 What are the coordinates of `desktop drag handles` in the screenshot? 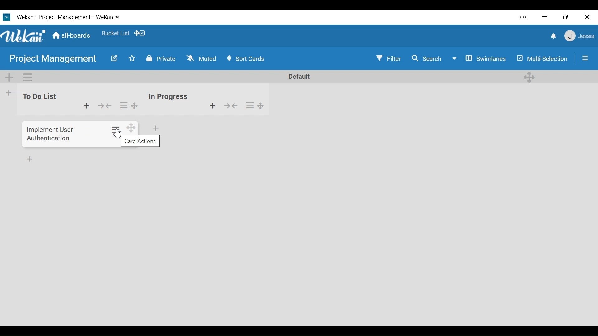 It's located at (131, 128).